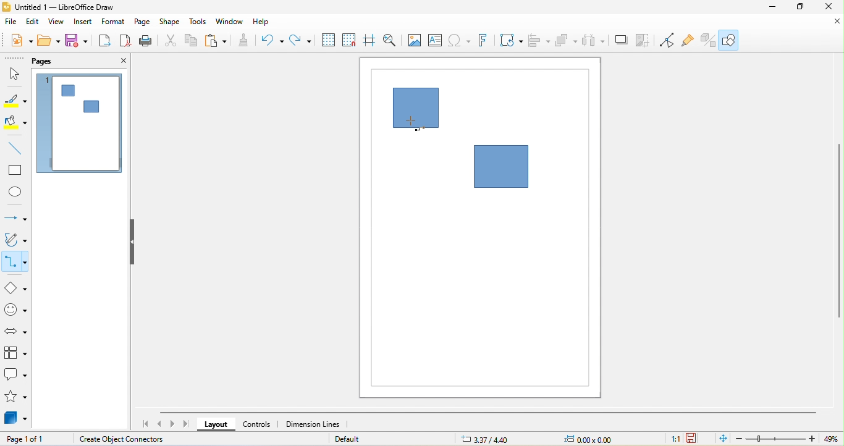 The width and height of the screenshot is (844, 446). I want to click on view, so click(57, 22).